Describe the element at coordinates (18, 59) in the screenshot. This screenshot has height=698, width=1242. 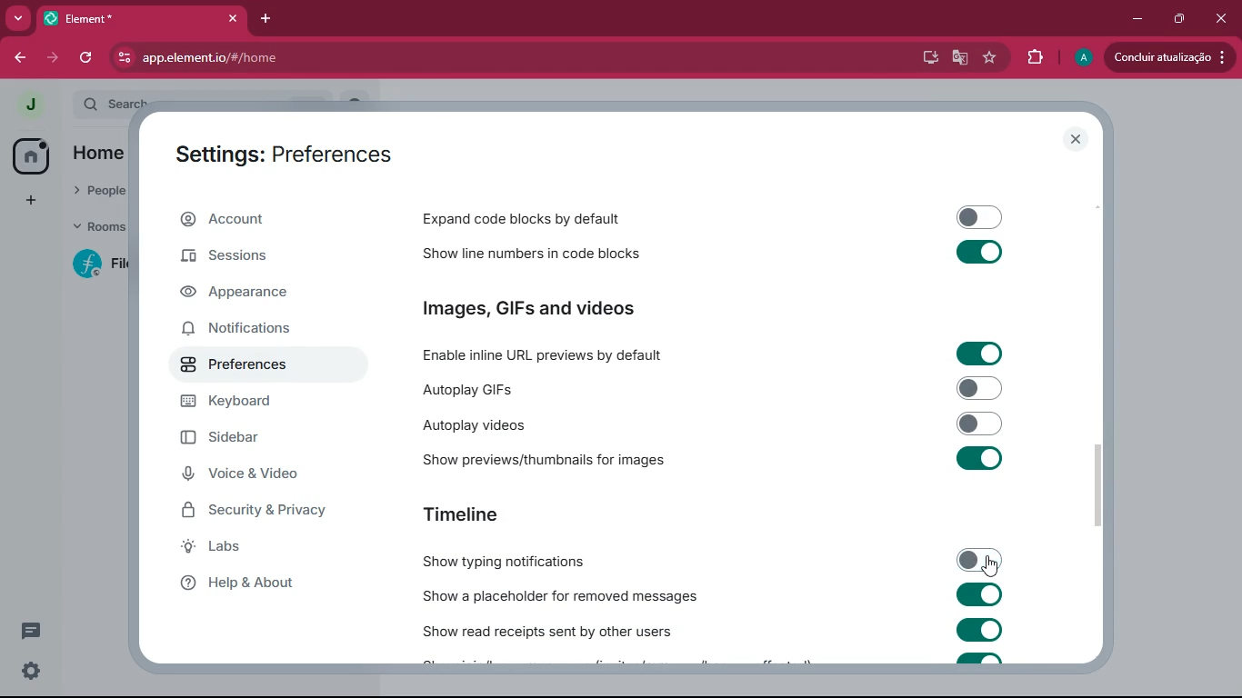
I see `forward` at that location.